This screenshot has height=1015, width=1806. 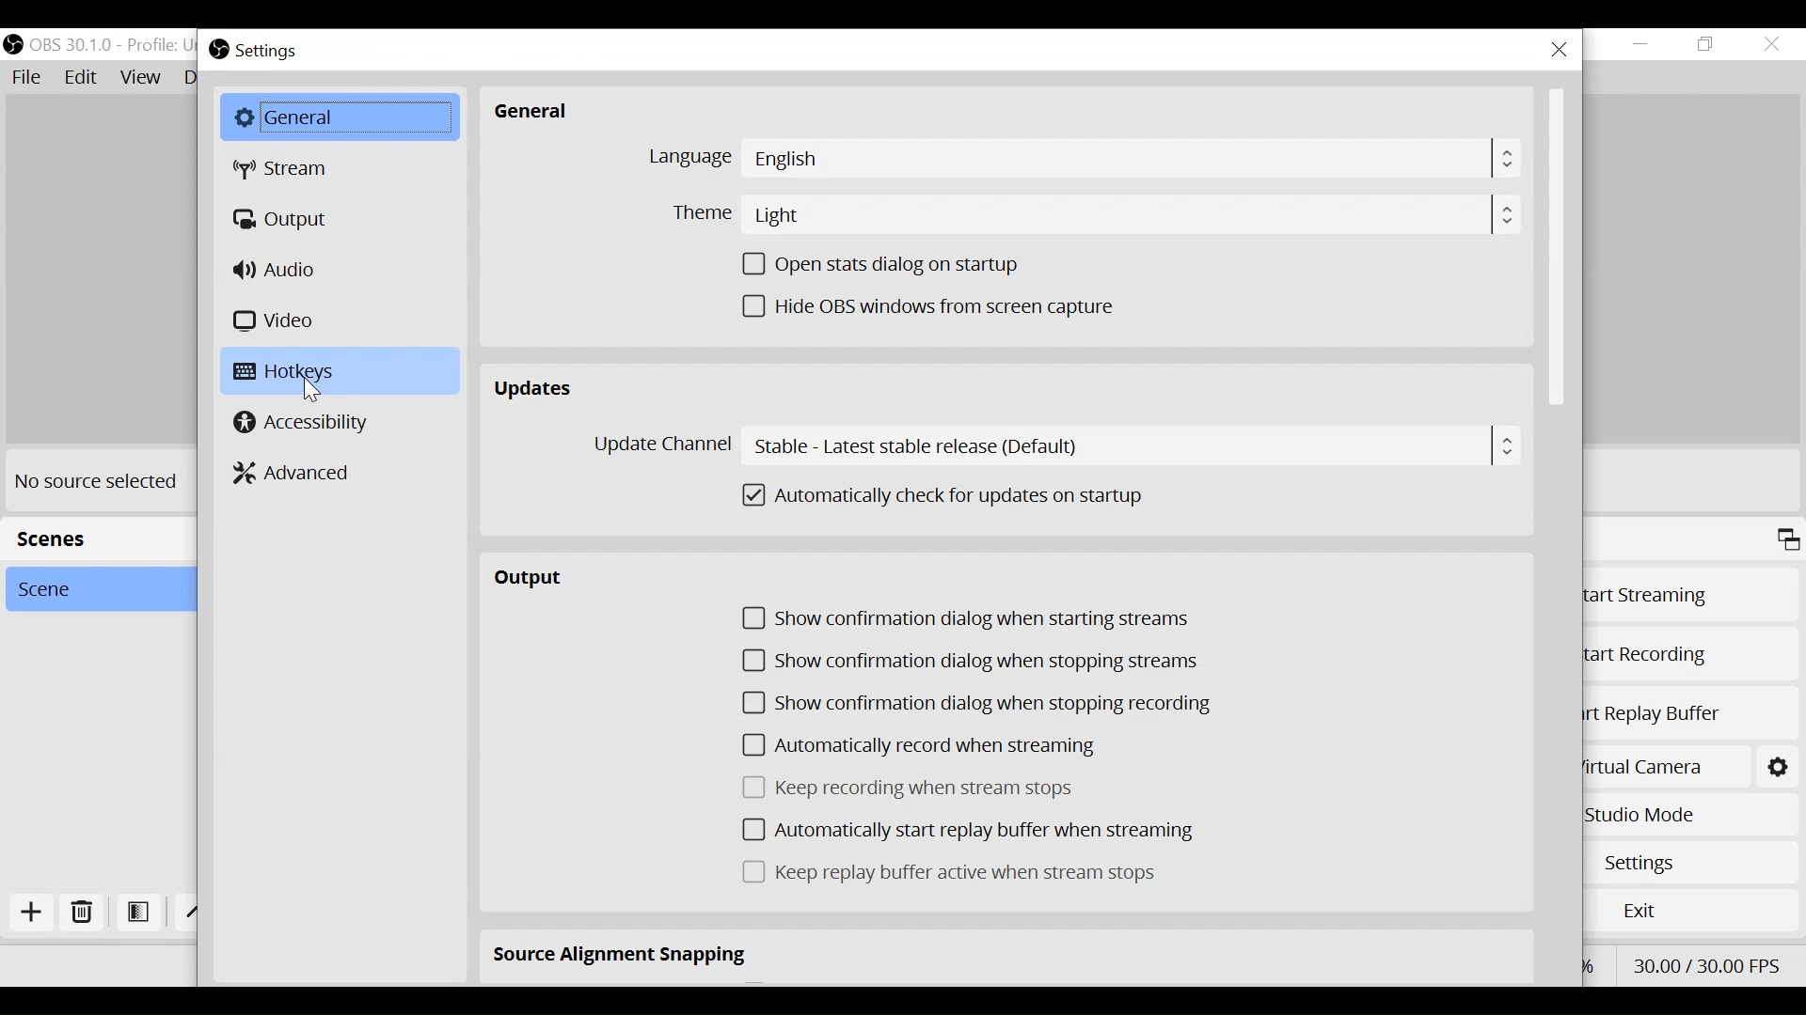 What do you see at coordinates (970, 661) in the screenshot?
I see `(un)check confirmation dialog when stopping streams` at bounding box center [970, 661].